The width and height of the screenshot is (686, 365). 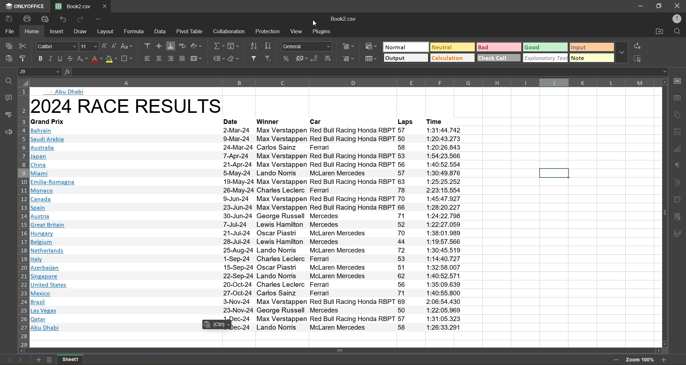 What do you see at coordinates (159, 59) in the screenshot?
I see `align center` at bounding box center [159, 59].